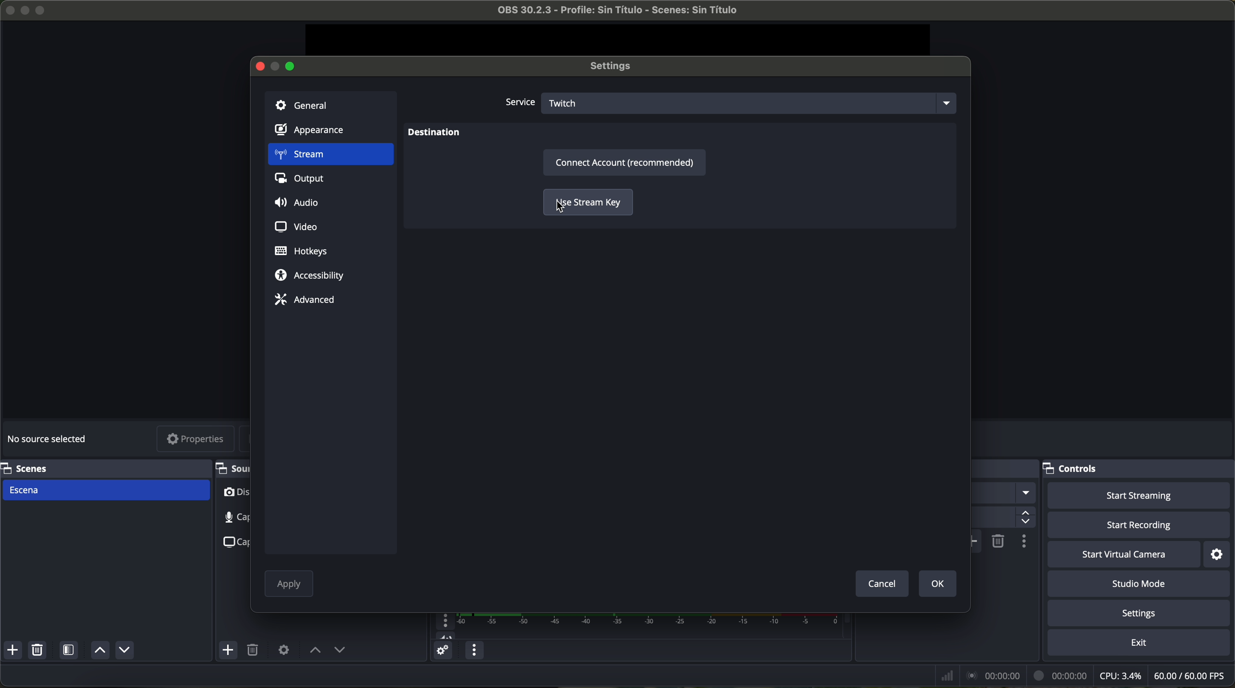  Describe the element at coordinates (8, 9) in the screenshot. I see `close program` at that location.